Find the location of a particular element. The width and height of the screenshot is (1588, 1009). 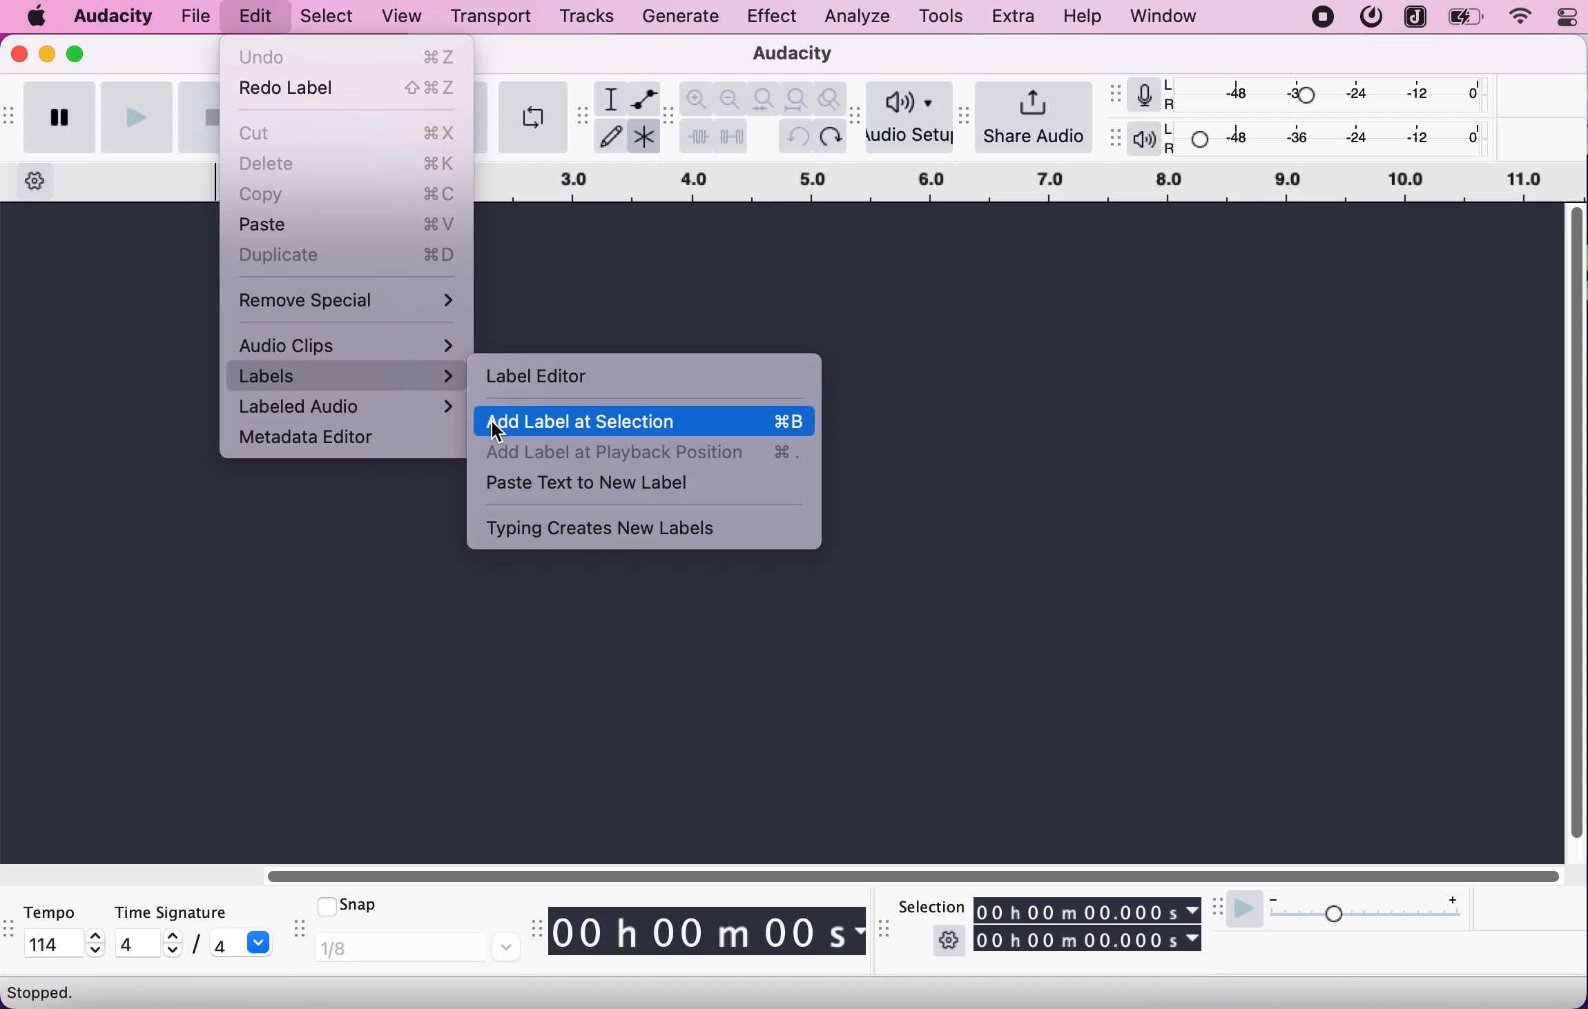

audacity play at speed toolbar is located at coordinates (1219, 908).